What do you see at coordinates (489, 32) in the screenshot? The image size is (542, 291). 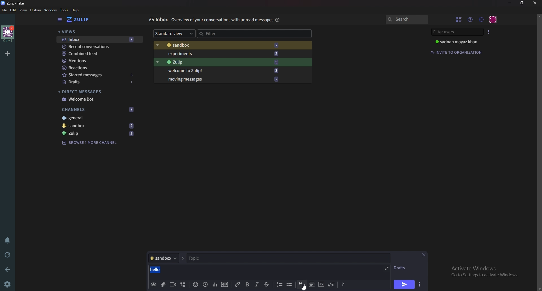 I see `User list style` at bounding box center [489, 32].